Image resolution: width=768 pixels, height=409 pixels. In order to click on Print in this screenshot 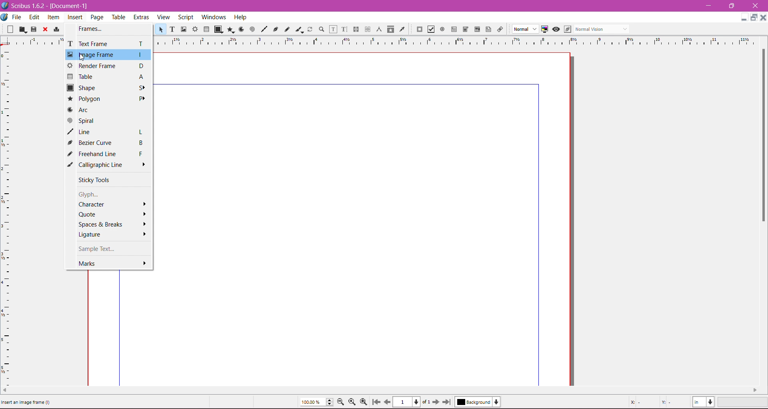, I will do `click(56, 29)`.